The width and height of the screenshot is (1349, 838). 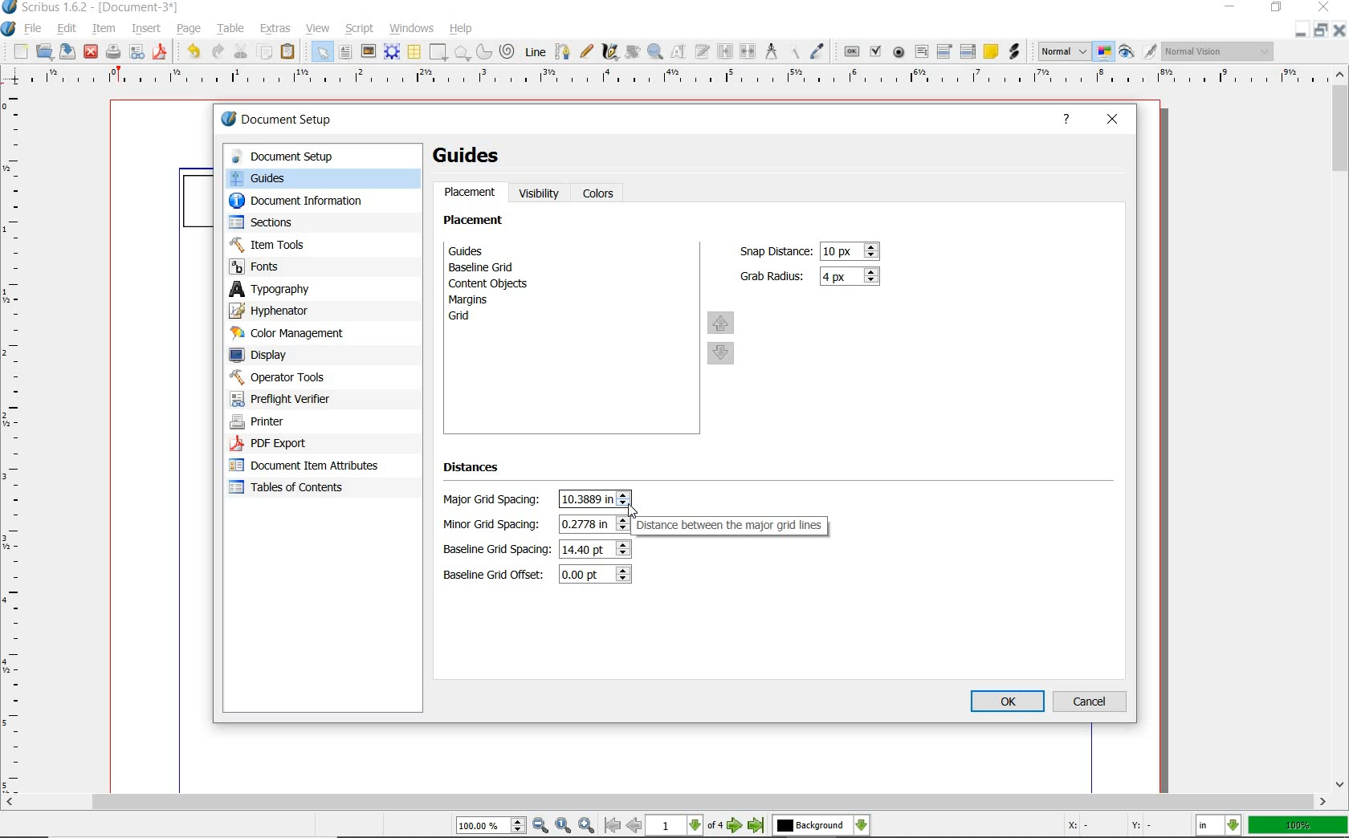 I want to click on help, so click(x=1067, y=121).